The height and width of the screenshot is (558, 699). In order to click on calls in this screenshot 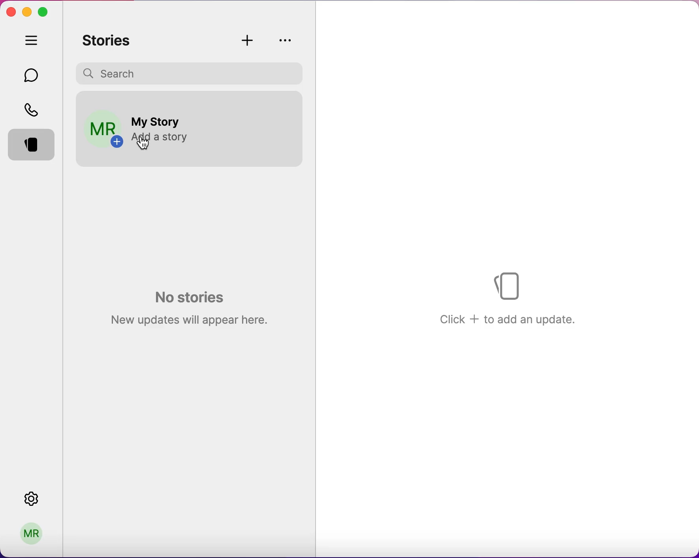, I will do `click(34, 109)`.